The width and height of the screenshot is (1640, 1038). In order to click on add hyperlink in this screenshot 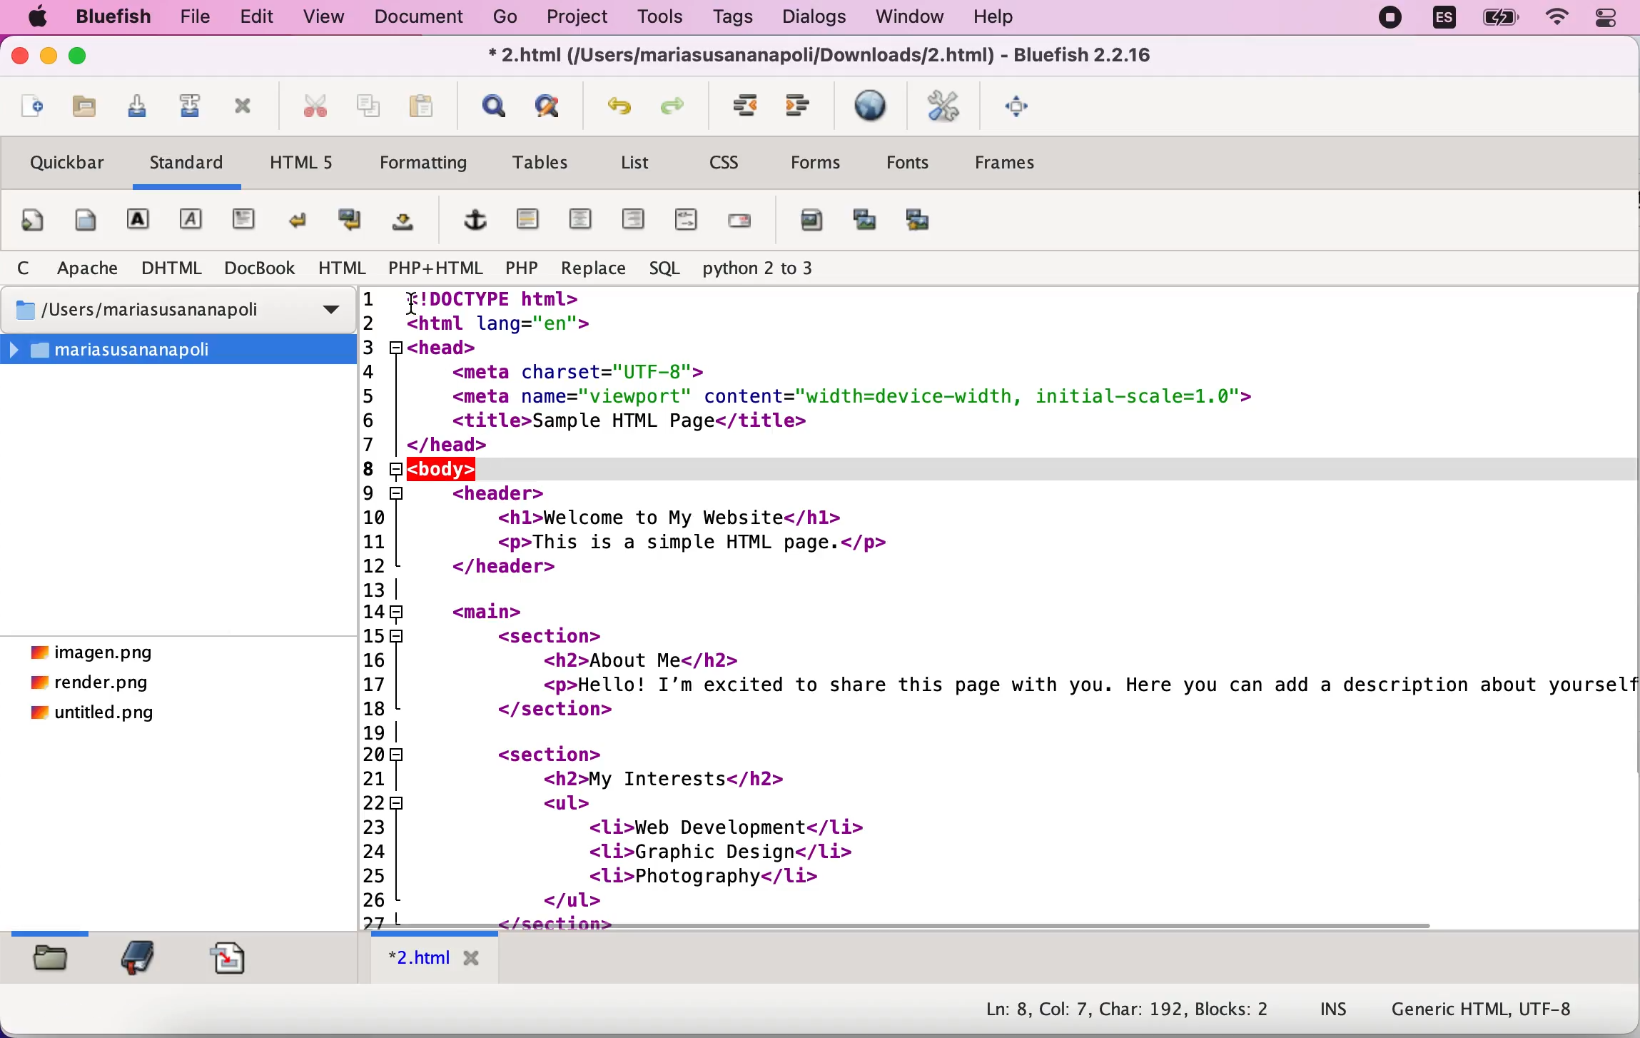, I will do `click(475, 223)`.